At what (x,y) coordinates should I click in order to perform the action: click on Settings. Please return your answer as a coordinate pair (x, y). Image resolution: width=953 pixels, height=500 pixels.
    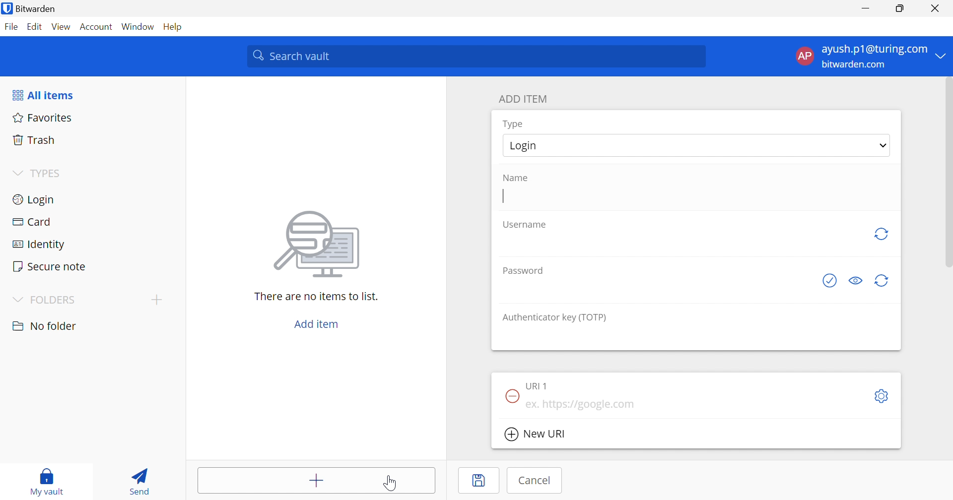
    Looking at the image, I should click on (884, 397).